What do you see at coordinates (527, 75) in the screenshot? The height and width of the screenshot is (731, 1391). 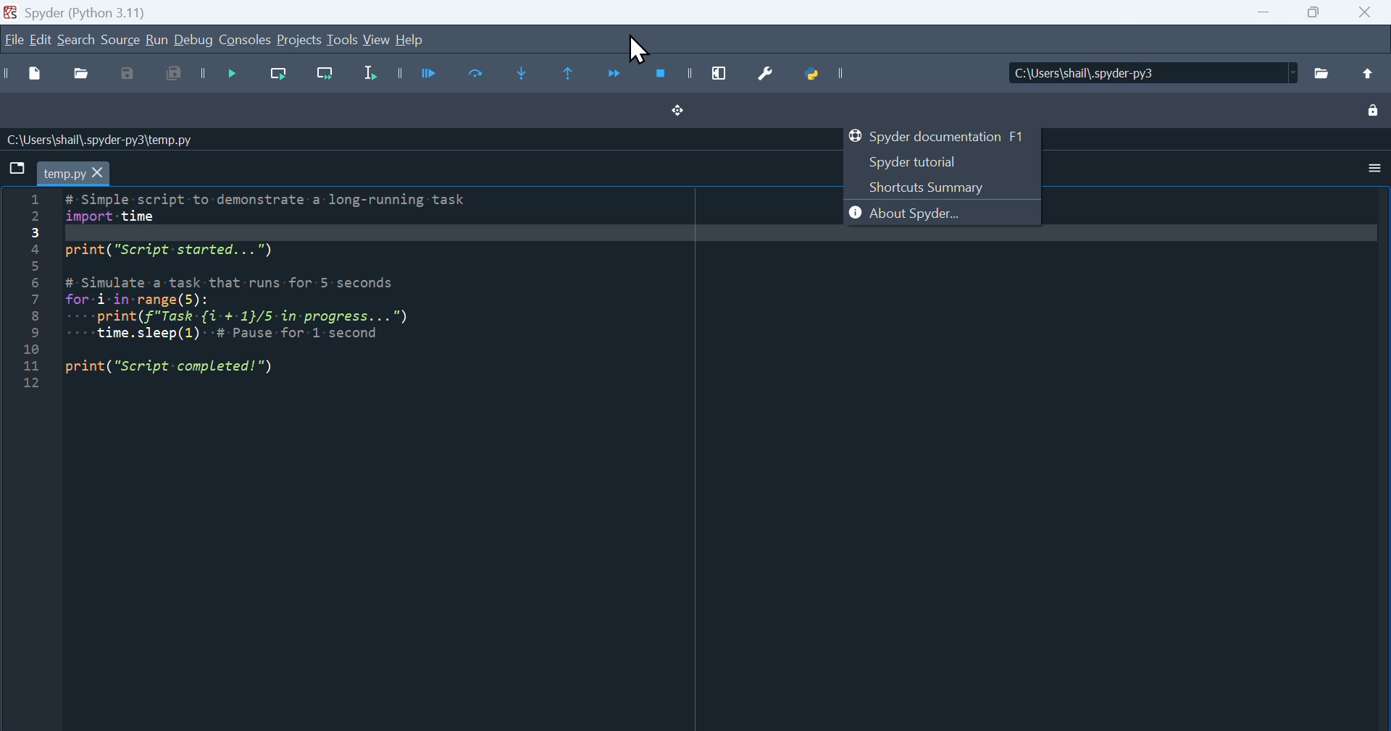 I see `Step into function` at bounding box center [527, 75].